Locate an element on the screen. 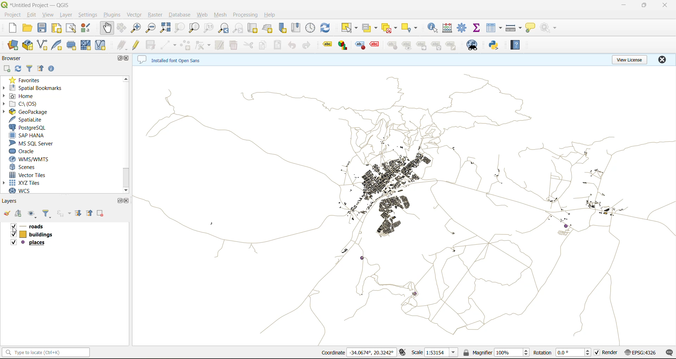 The width and height of the screenshot is (676, 359). collapse all is located at coordinates (42, 69).